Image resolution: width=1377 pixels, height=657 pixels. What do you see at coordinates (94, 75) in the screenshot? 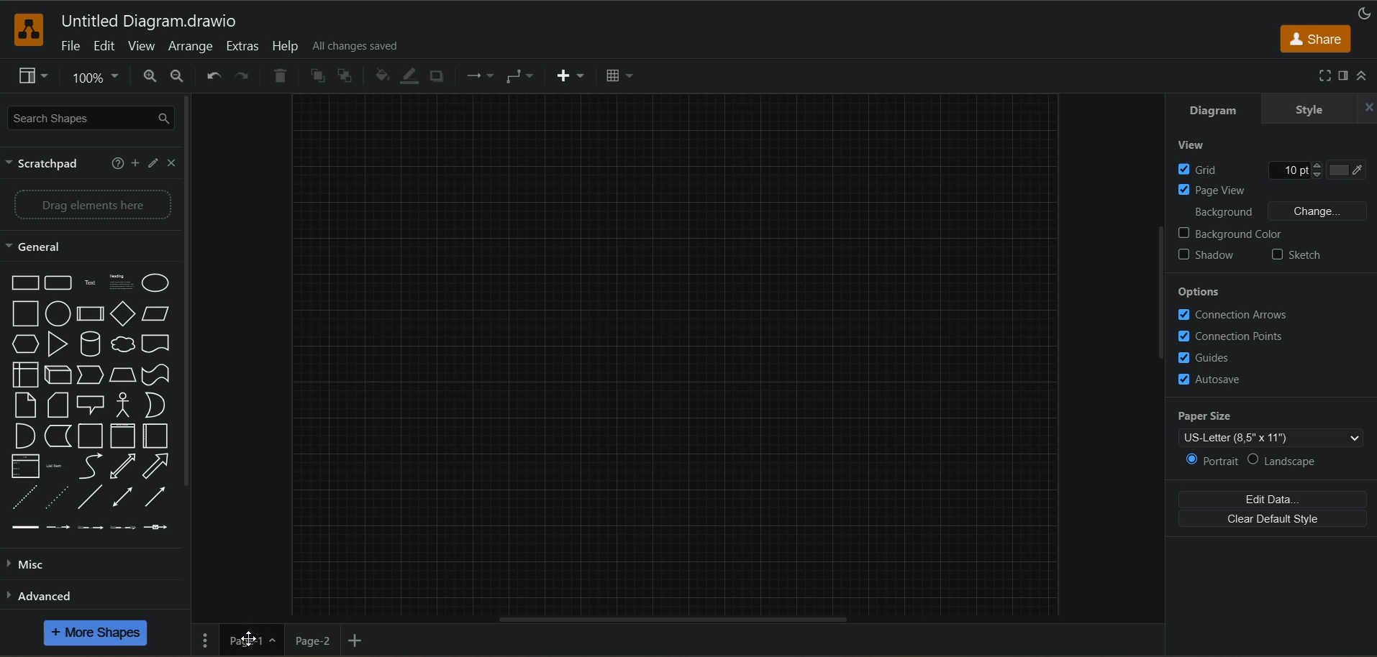
I see `zoom` at bounding box center [94, 75].